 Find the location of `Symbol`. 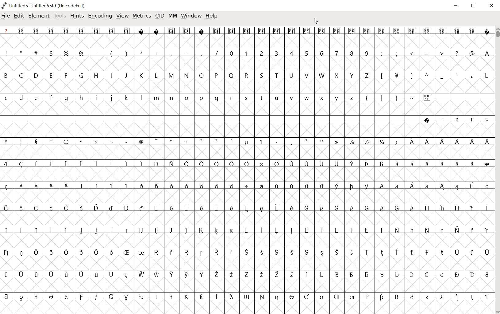

Symbol is located at coordinates (487, 164).